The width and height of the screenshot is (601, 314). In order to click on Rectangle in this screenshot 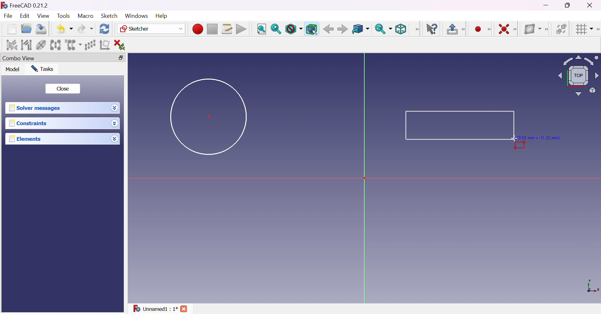, I will do `click(460, 125)`.